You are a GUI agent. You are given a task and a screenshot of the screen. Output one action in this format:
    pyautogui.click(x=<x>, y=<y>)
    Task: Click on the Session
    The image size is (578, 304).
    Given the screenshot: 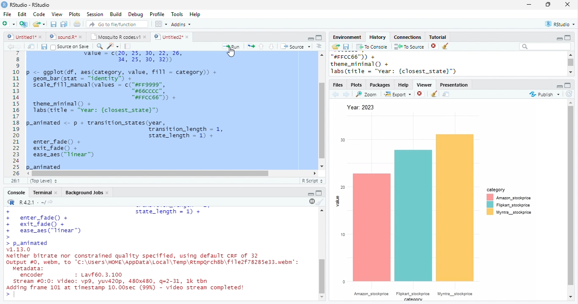 What is the action you would take?
    pyautogui.click(x=94, y=14)
    